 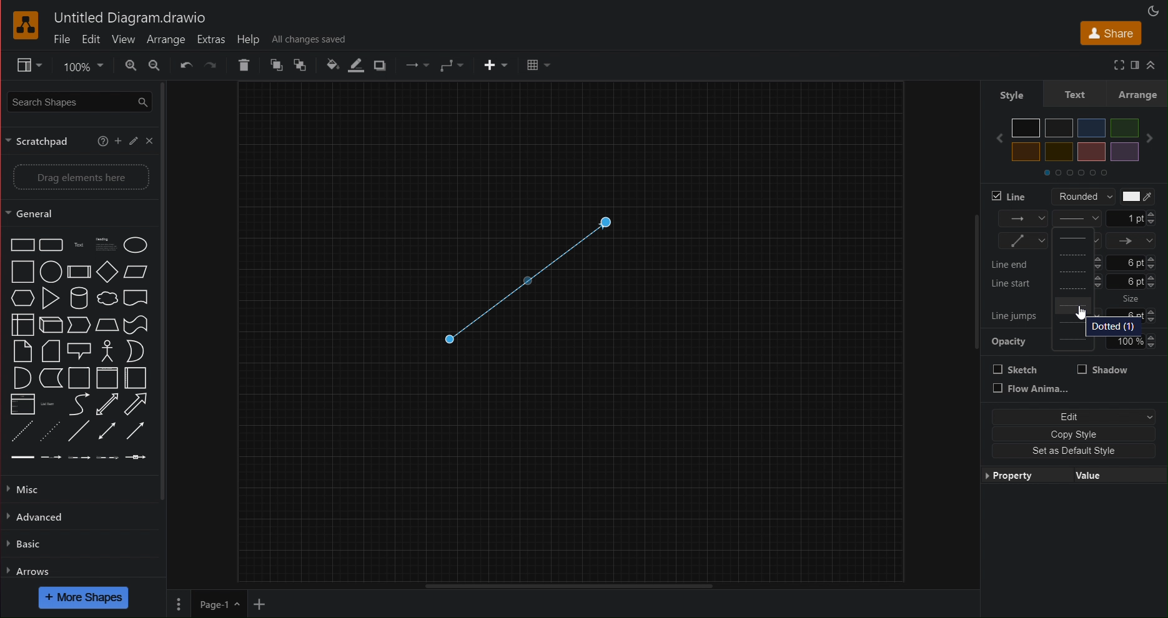 I want to click on Line Jumps, so click(x=1015, y=314).